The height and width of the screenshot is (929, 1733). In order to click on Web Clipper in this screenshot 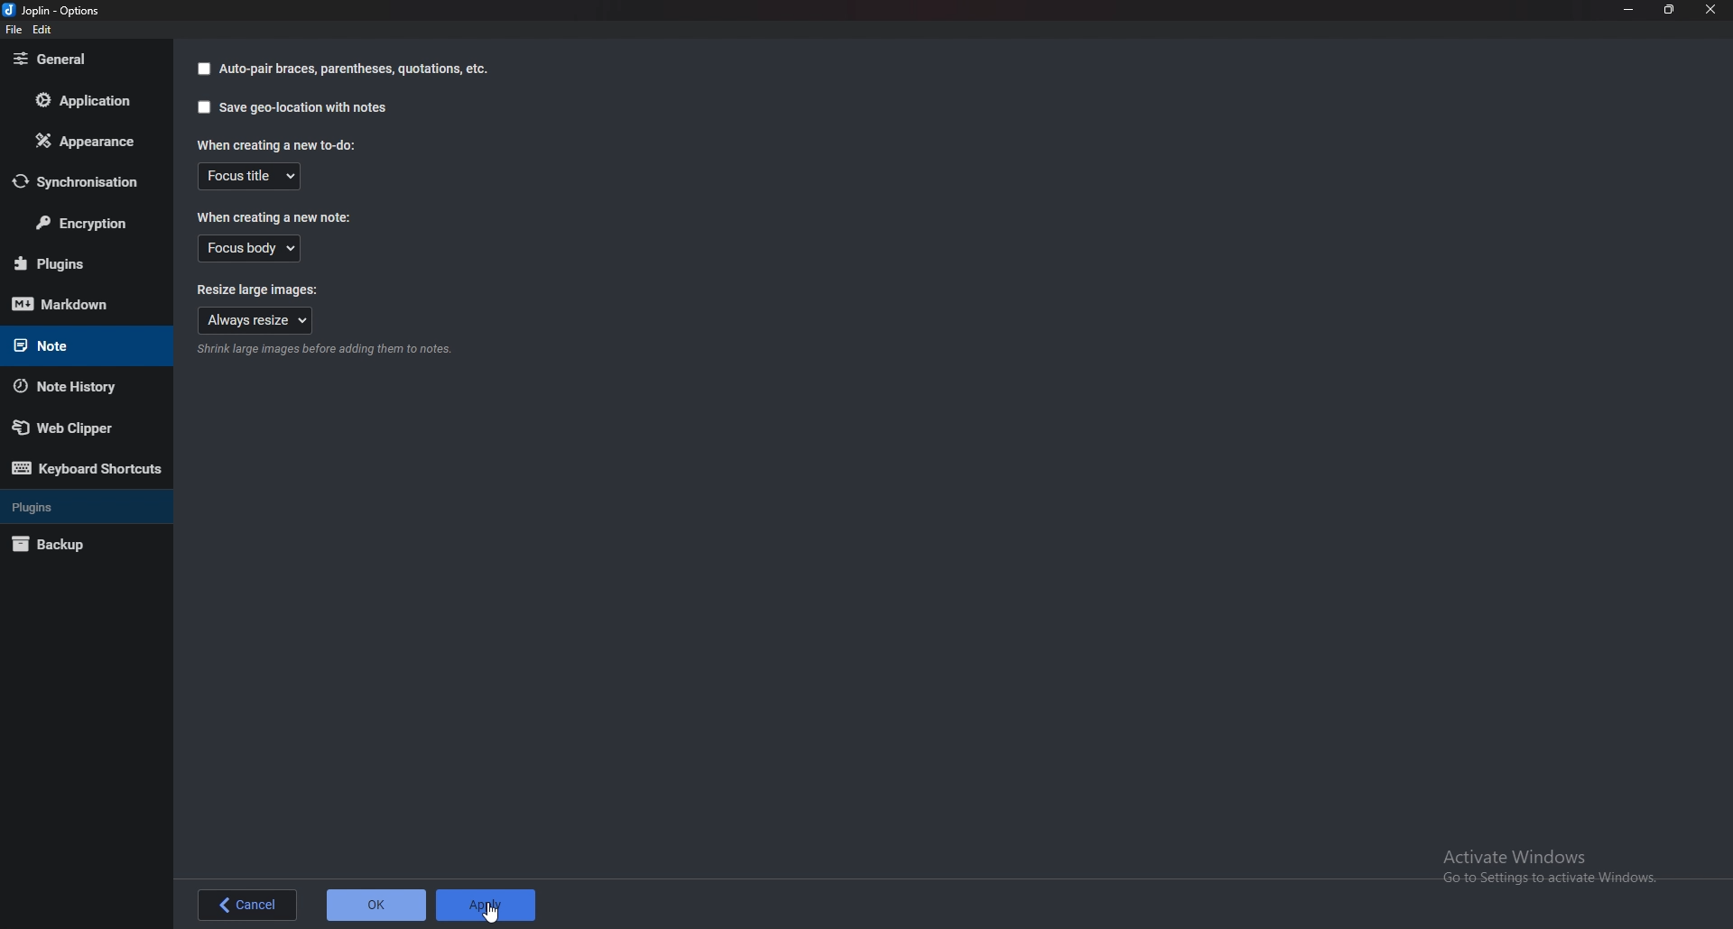, I will do `click(76, 427)`.